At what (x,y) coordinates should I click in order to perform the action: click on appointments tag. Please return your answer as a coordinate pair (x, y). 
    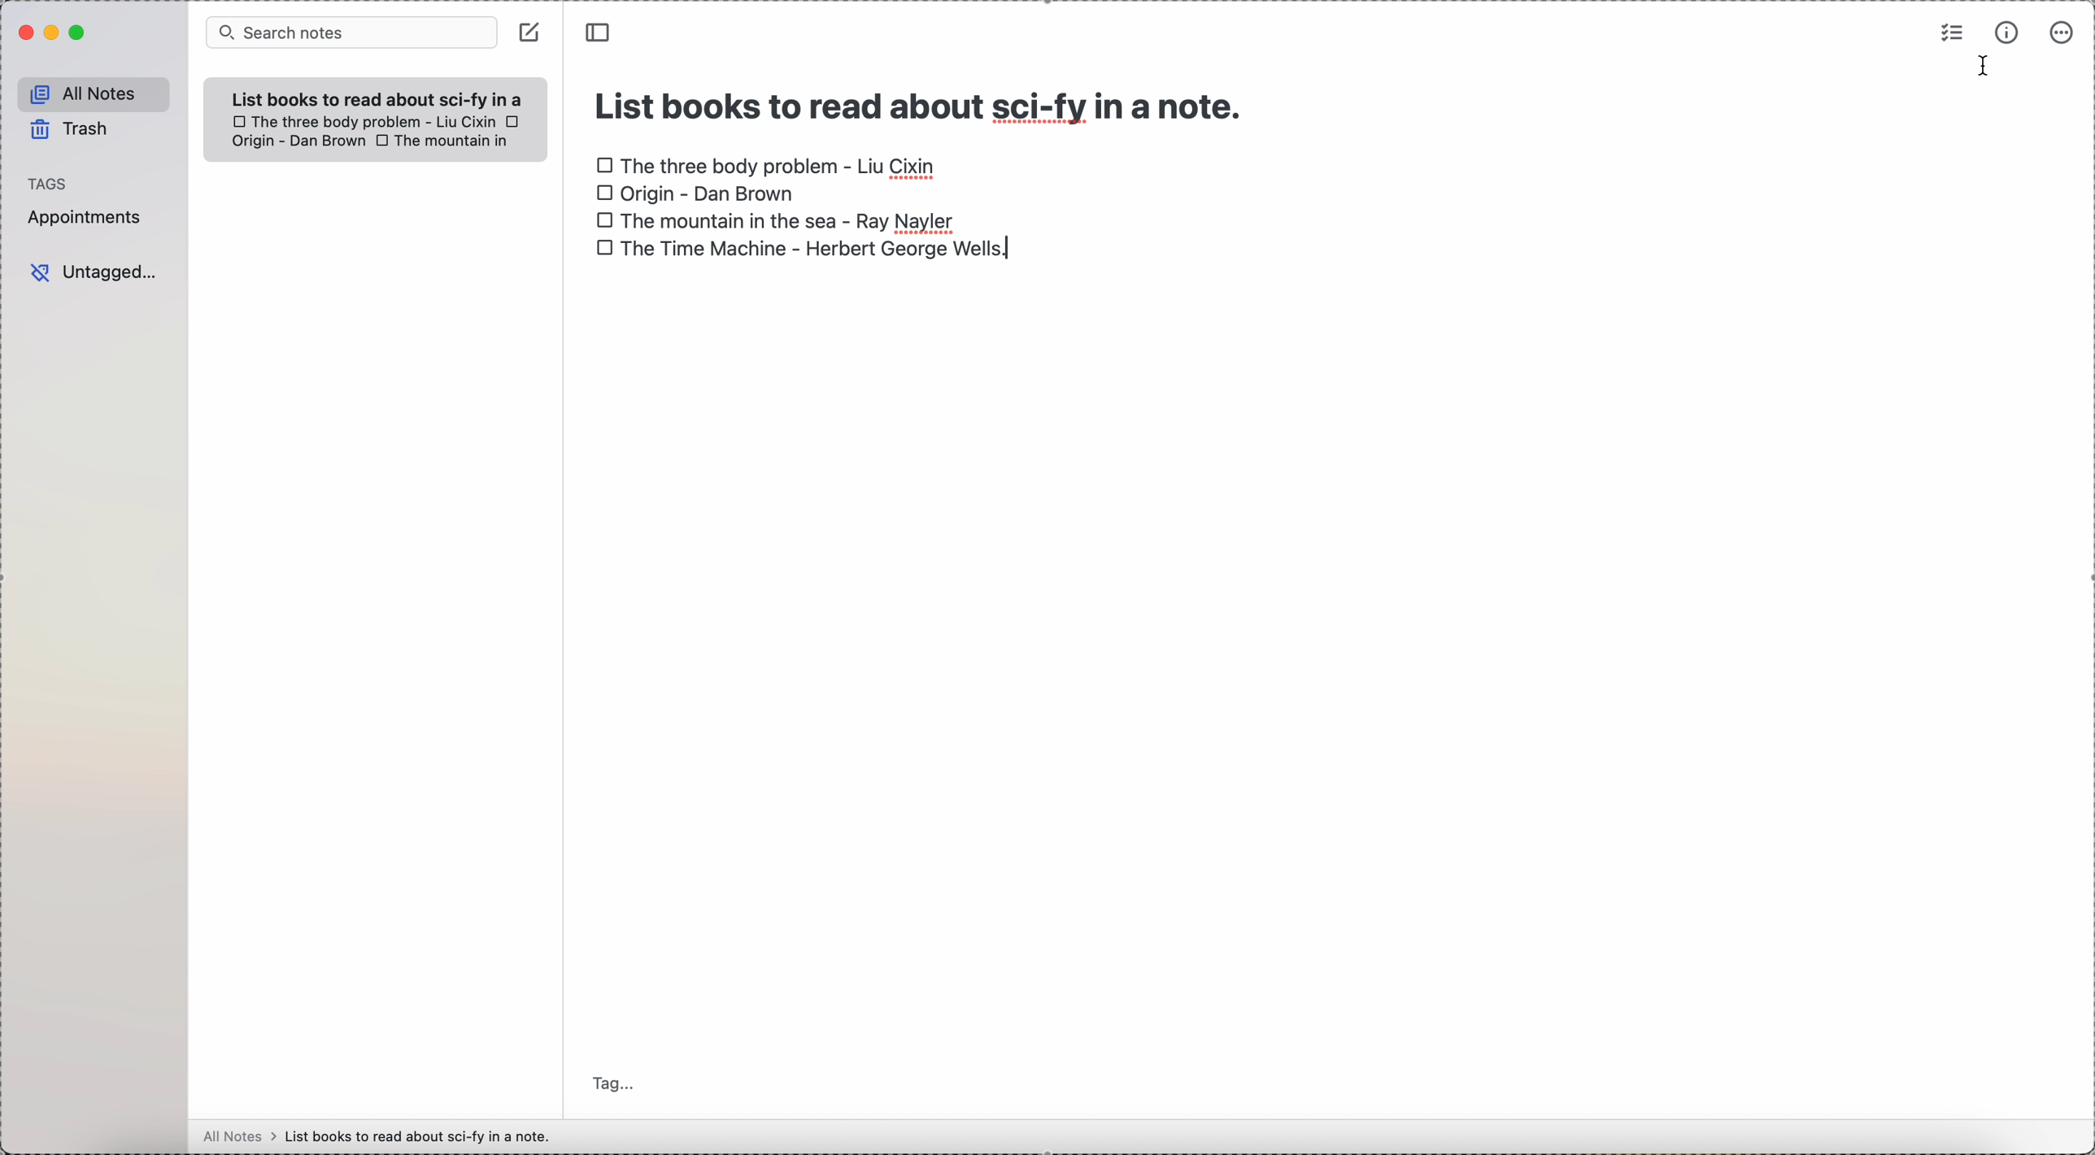
    Looking at the image, I should click on (85, 219).